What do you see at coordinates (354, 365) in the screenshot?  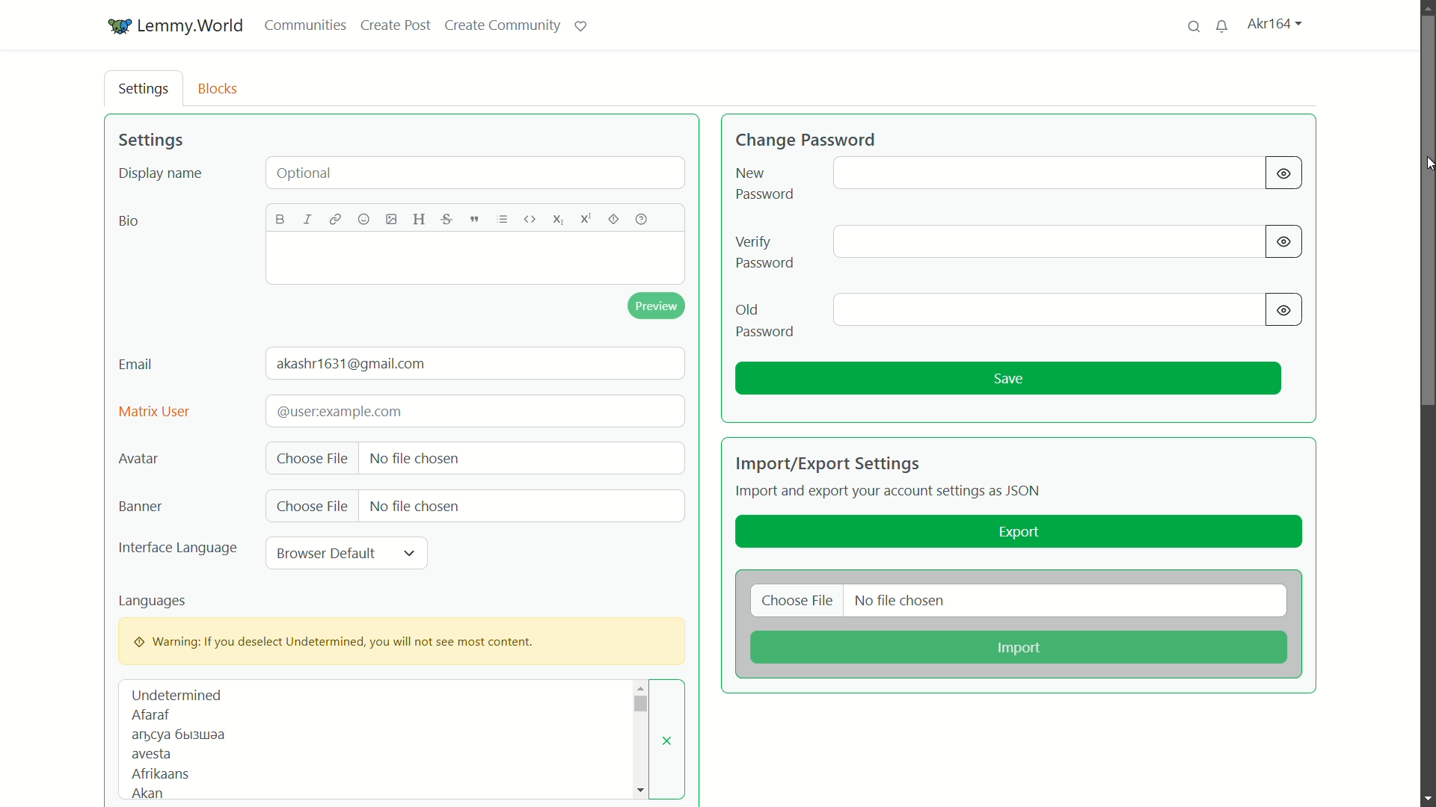 I see `user mail` at bounding box center [354, 365].